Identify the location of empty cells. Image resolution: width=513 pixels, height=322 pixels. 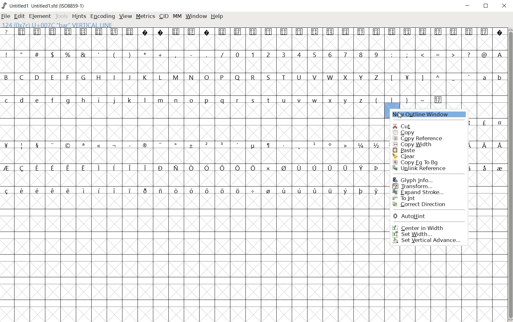
(487, 223).